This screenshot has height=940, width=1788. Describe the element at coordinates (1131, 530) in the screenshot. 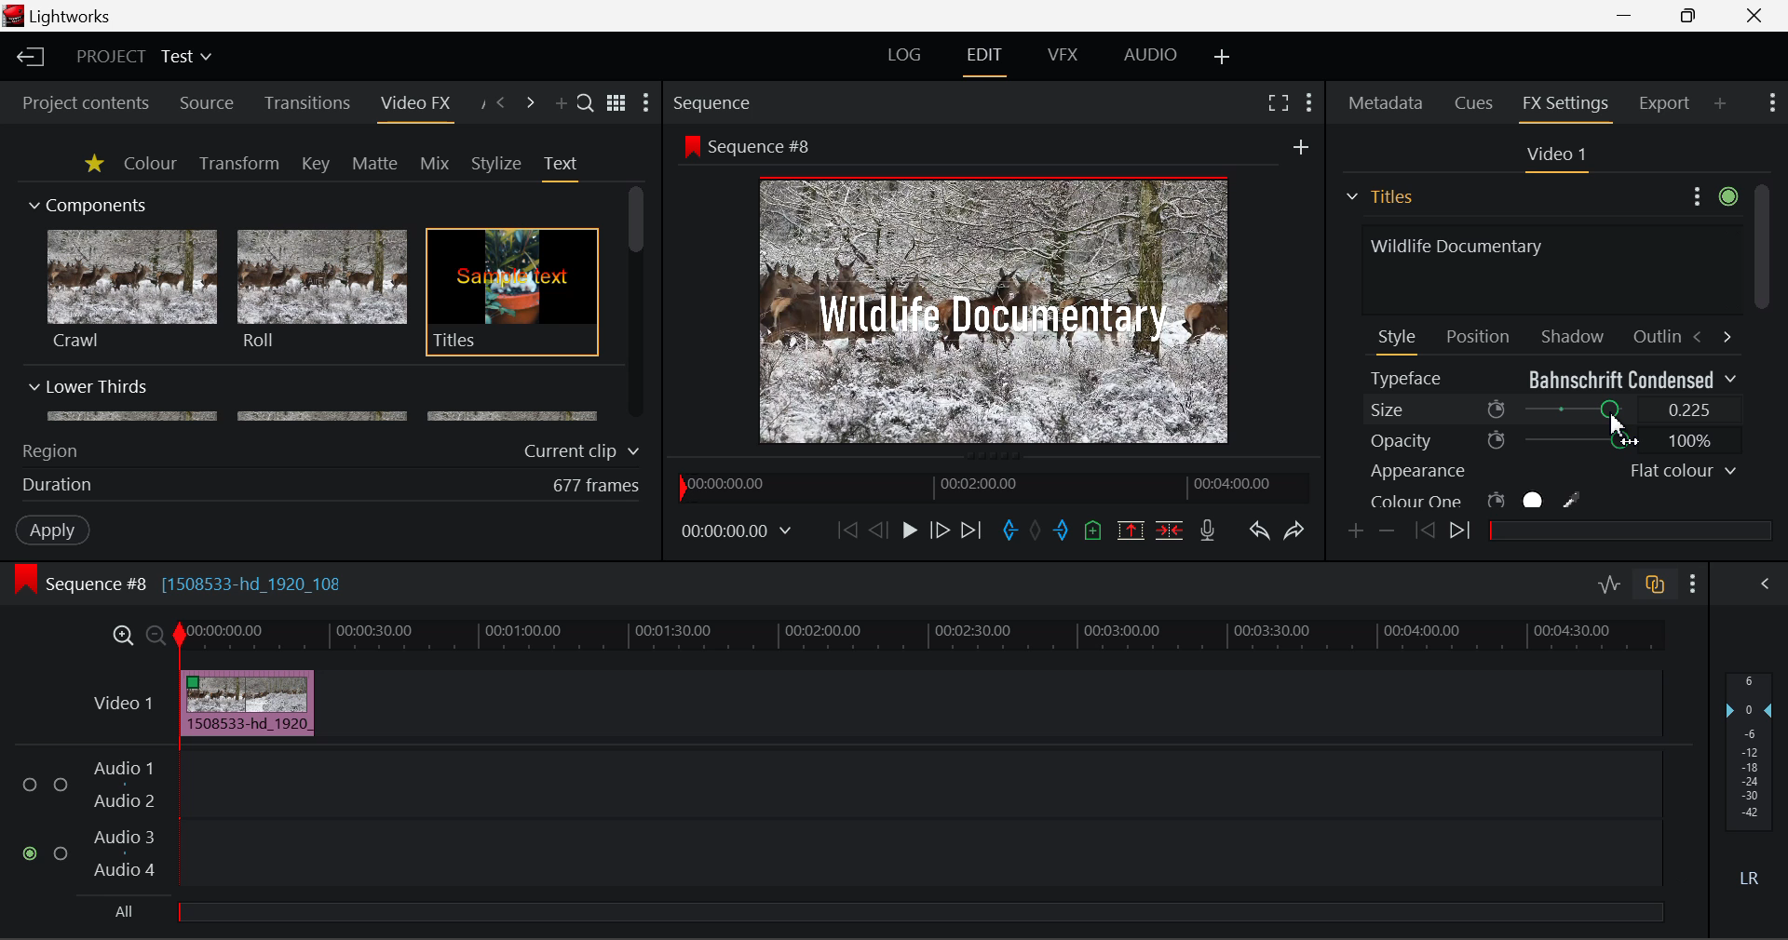

I see `Remove Marked Section` at that location.